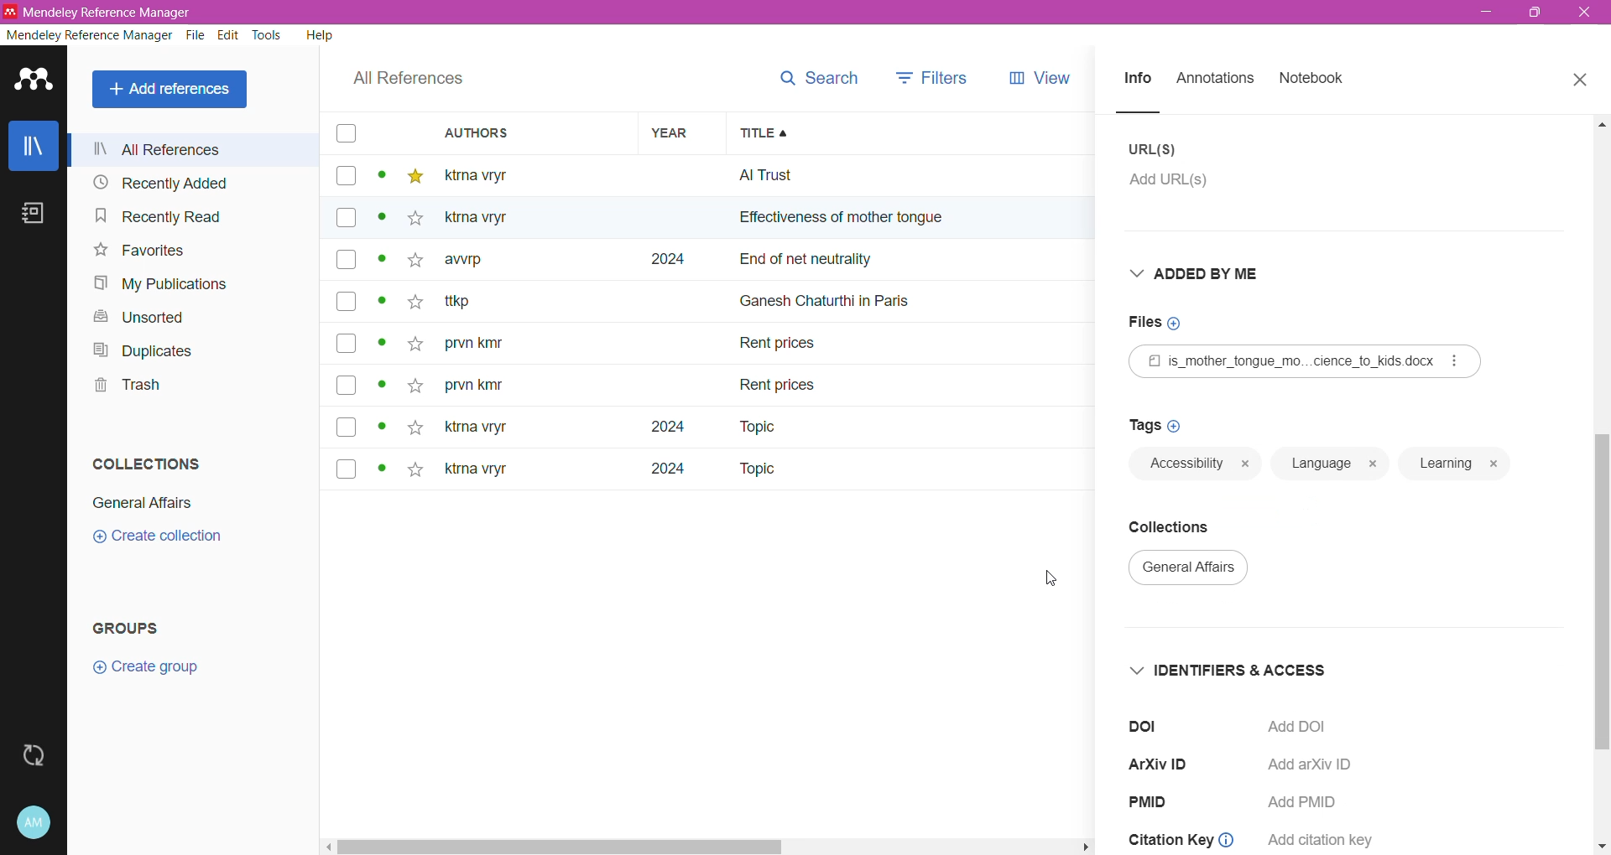 This screenshot has height=855, width=1611. Describe the element at coordinates (347, 386) in the screenshot. I see `box` at that location.